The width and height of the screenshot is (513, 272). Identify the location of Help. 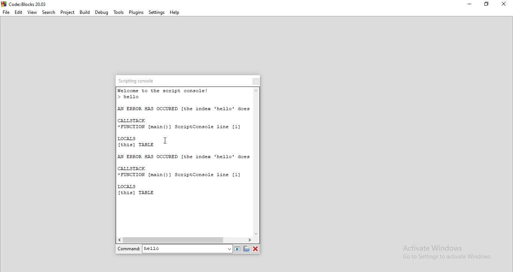
(174, 12).